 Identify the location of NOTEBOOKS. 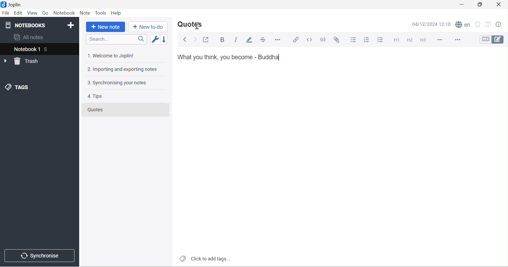
(27, 25).